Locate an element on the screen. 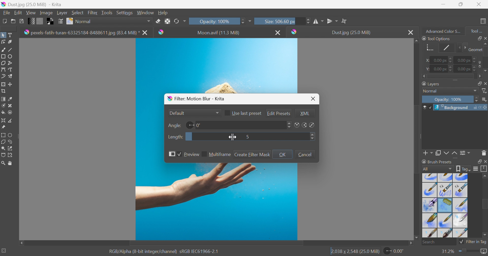  Filter is located at coordinates (485, 91).